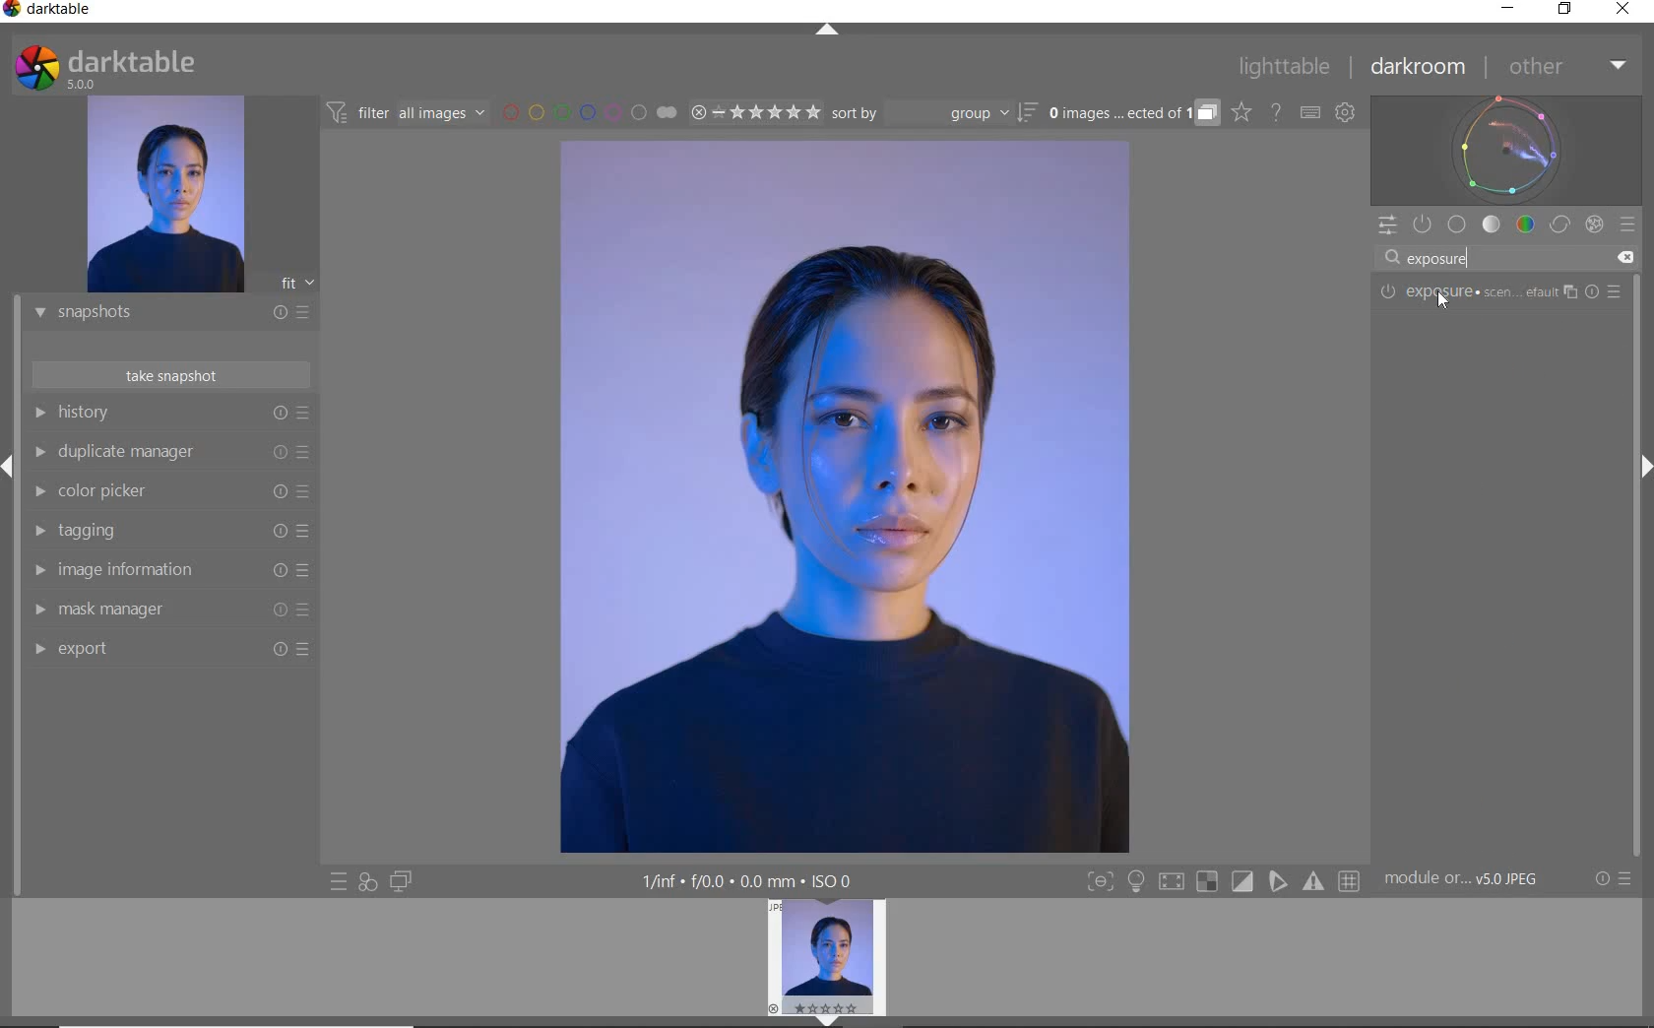 The image size is (1654, 1028). Describe the element at coordinates (164, 648) in the screenshot. I see `EXPORT` at that location.